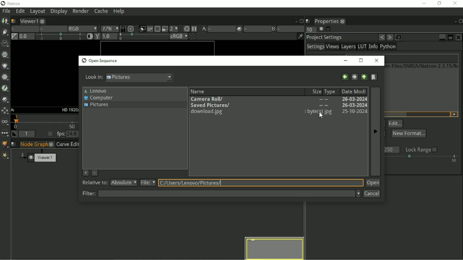  Describe the element at coordinates (37, 11) in the screenshot. I see `Layout` at that location.